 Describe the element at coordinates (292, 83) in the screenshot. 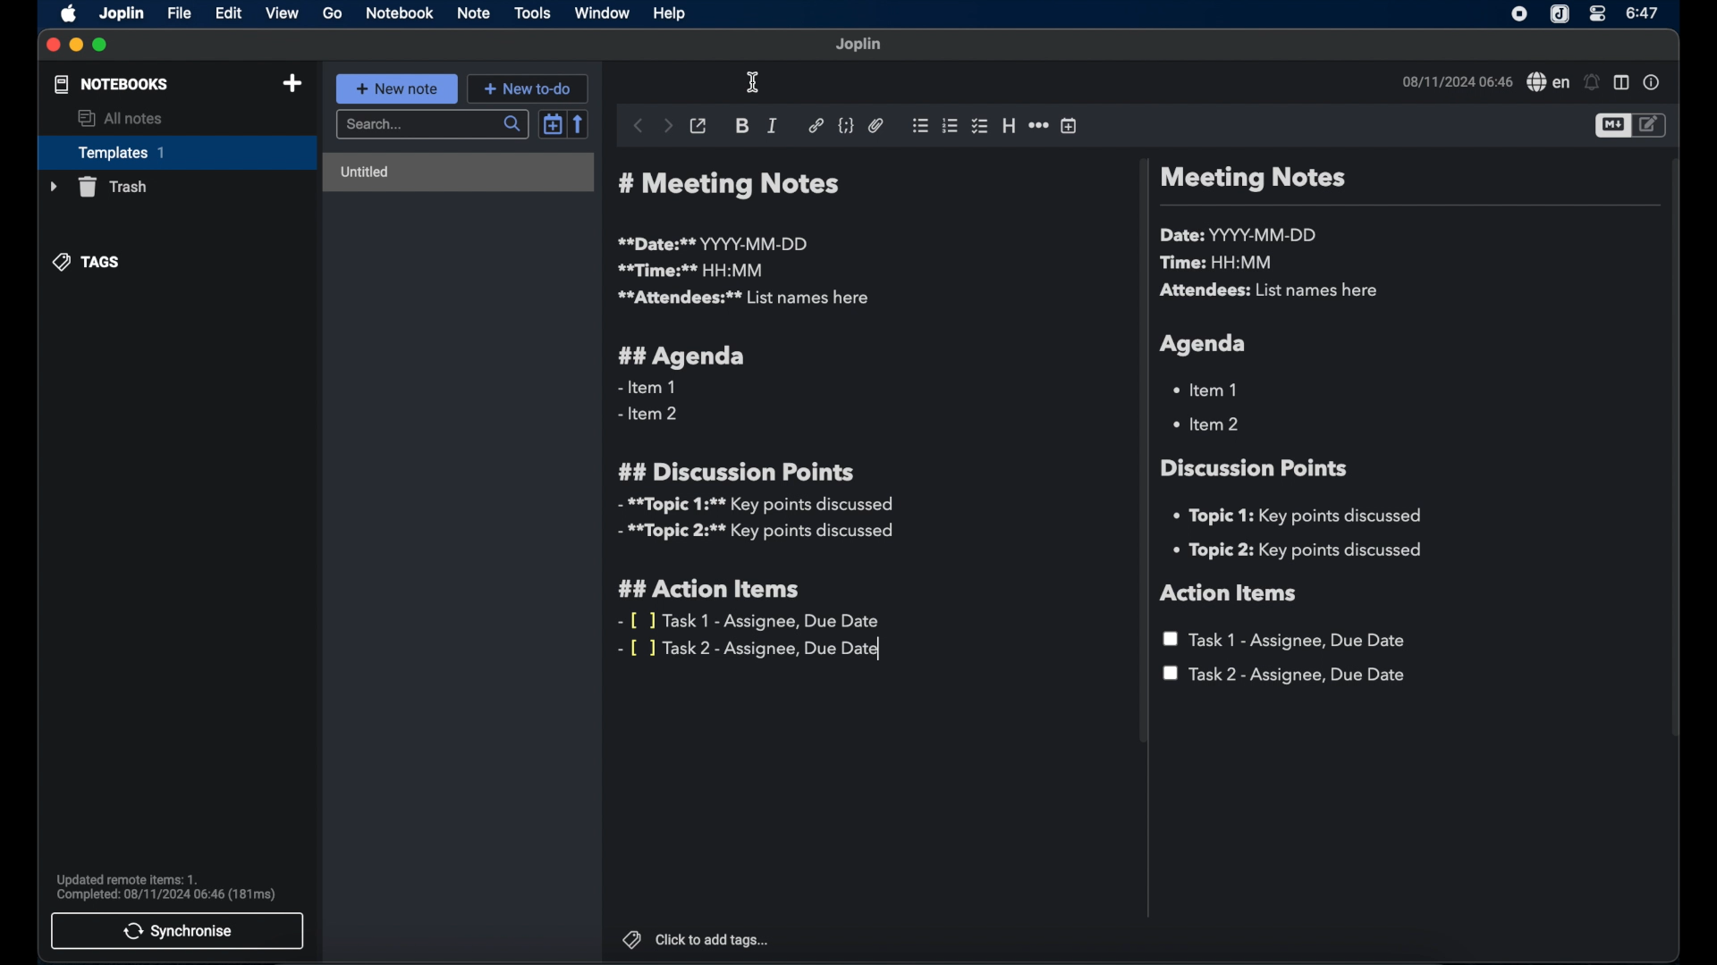

I see `add note` at that location.